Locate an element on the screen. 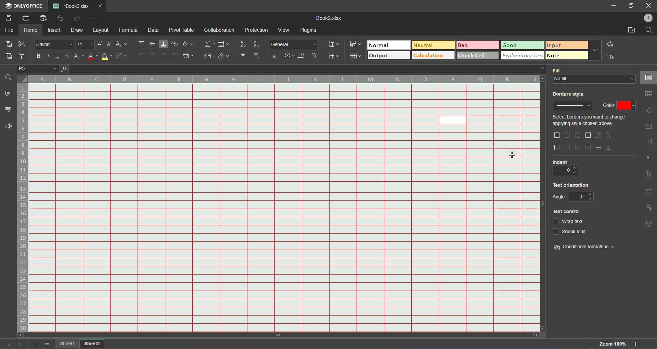  table is located at coordinates (649, 95).